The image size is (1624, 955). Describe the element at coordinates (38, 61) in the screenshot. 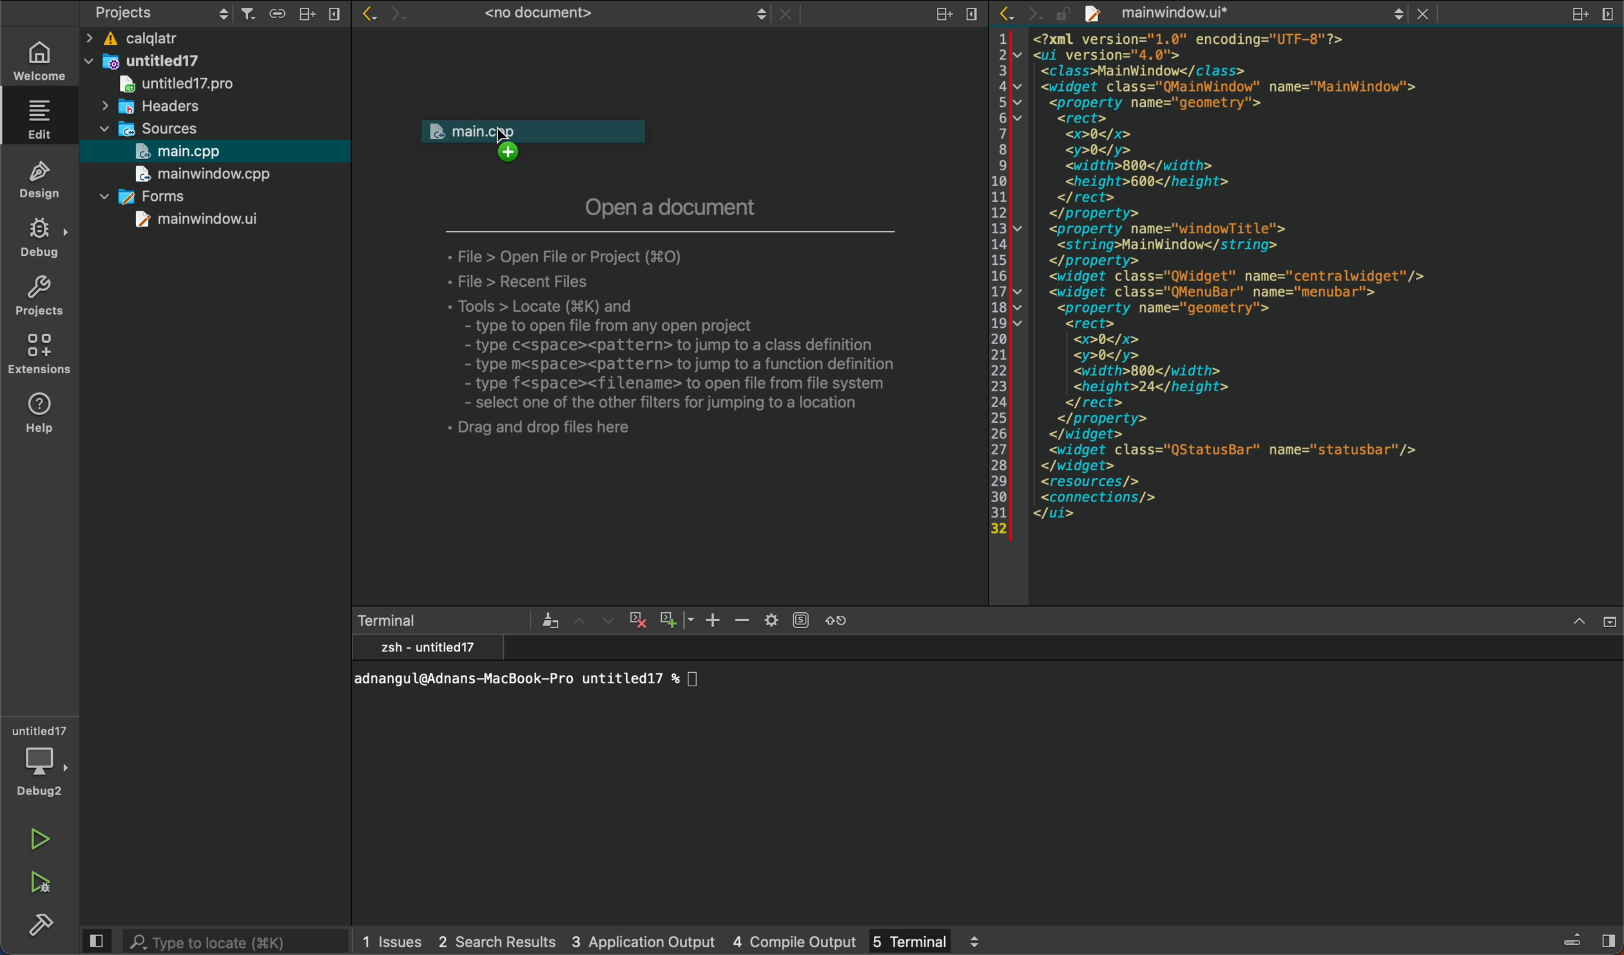

I see `welcome` at that location.